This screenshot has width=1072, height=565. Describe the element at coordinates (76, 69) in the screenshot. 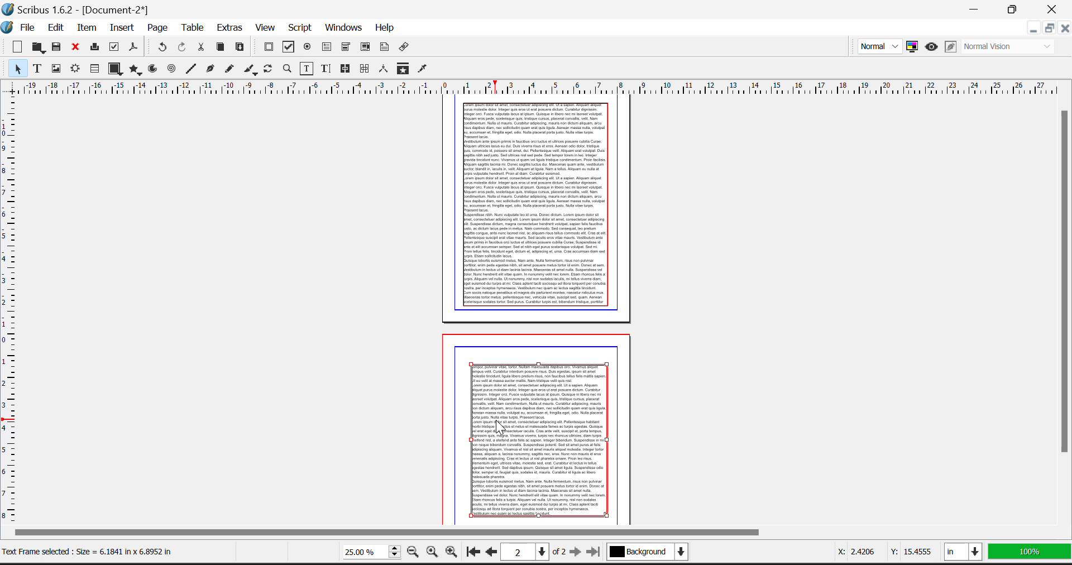

I see `Render Frames` at that location.